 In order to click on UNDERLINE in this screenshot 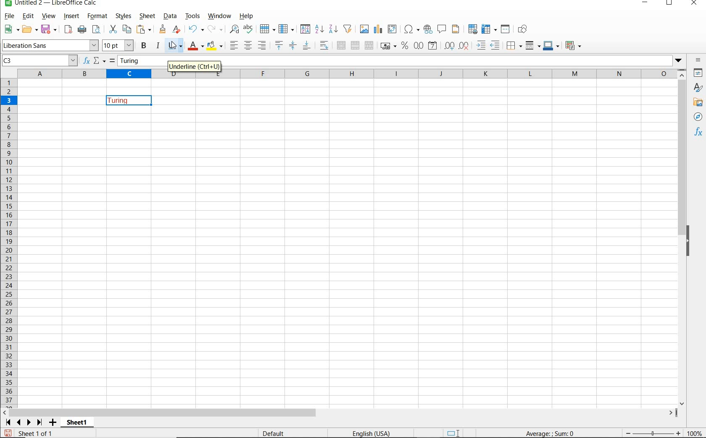, I will do `click(174, 46)`.